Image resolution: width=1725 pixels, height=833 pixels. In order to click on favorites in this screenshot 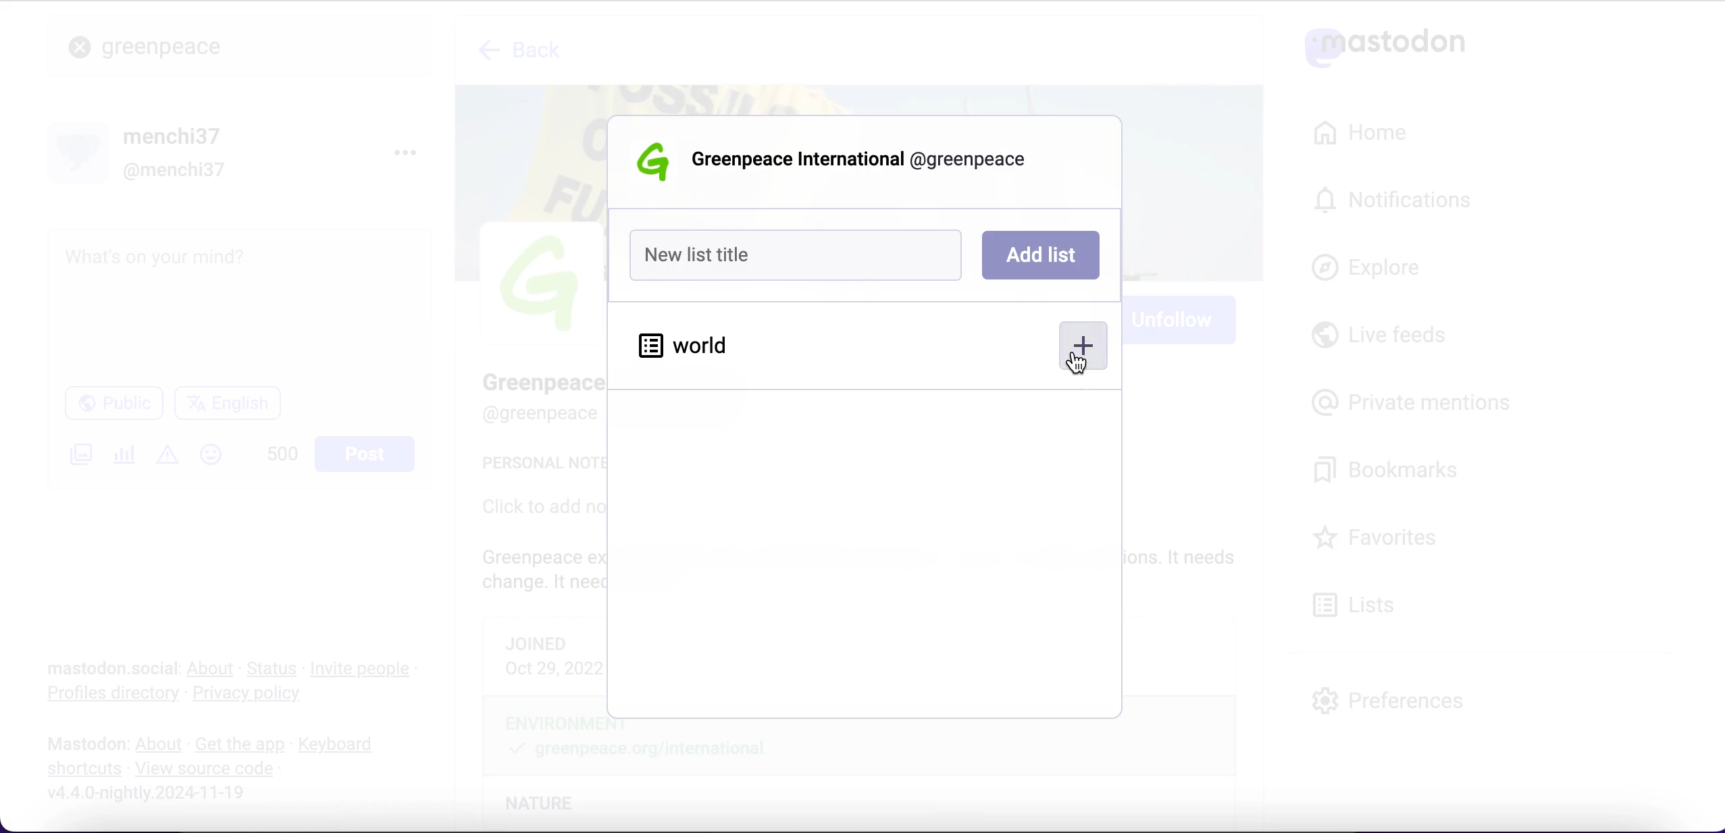, I will do `click(1379, 539)`.